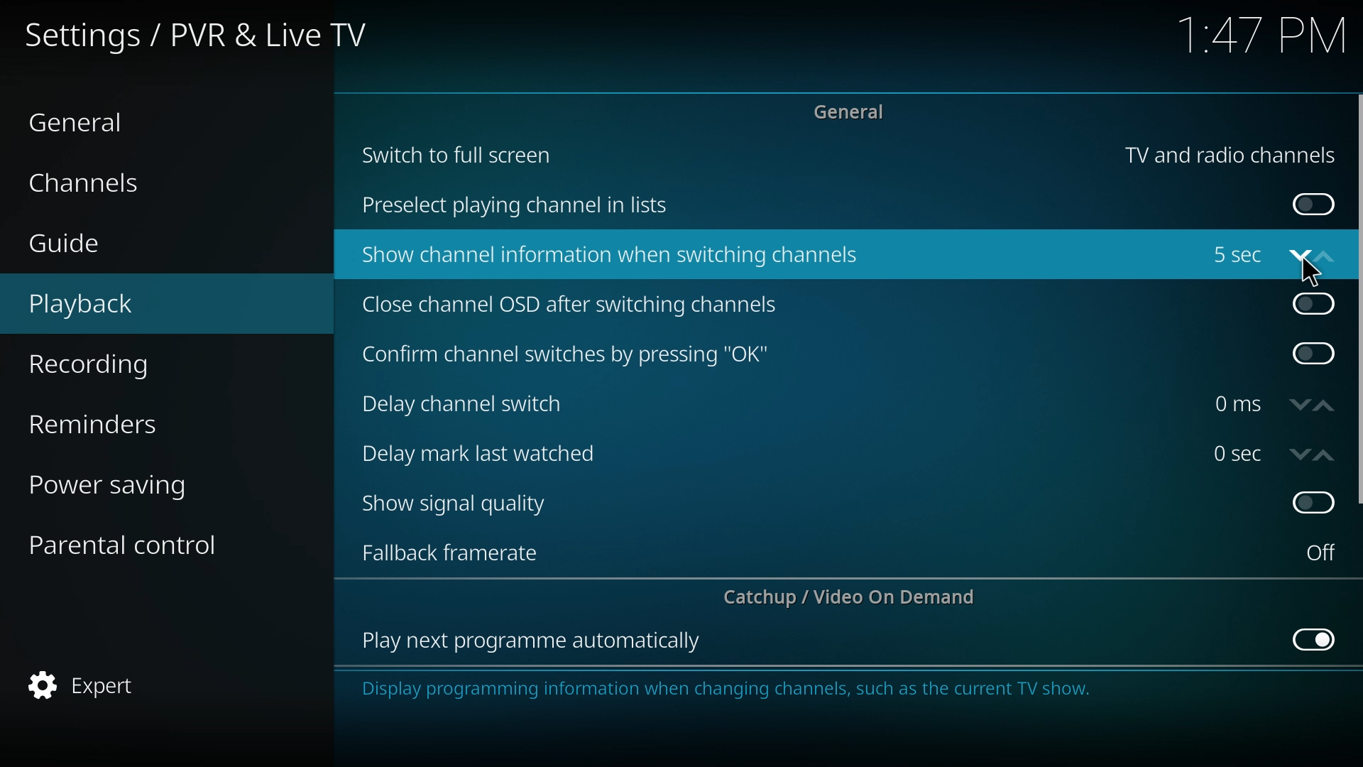 This screenshot has height=767, width=1363. I want to click on off, so click(1314, 301).